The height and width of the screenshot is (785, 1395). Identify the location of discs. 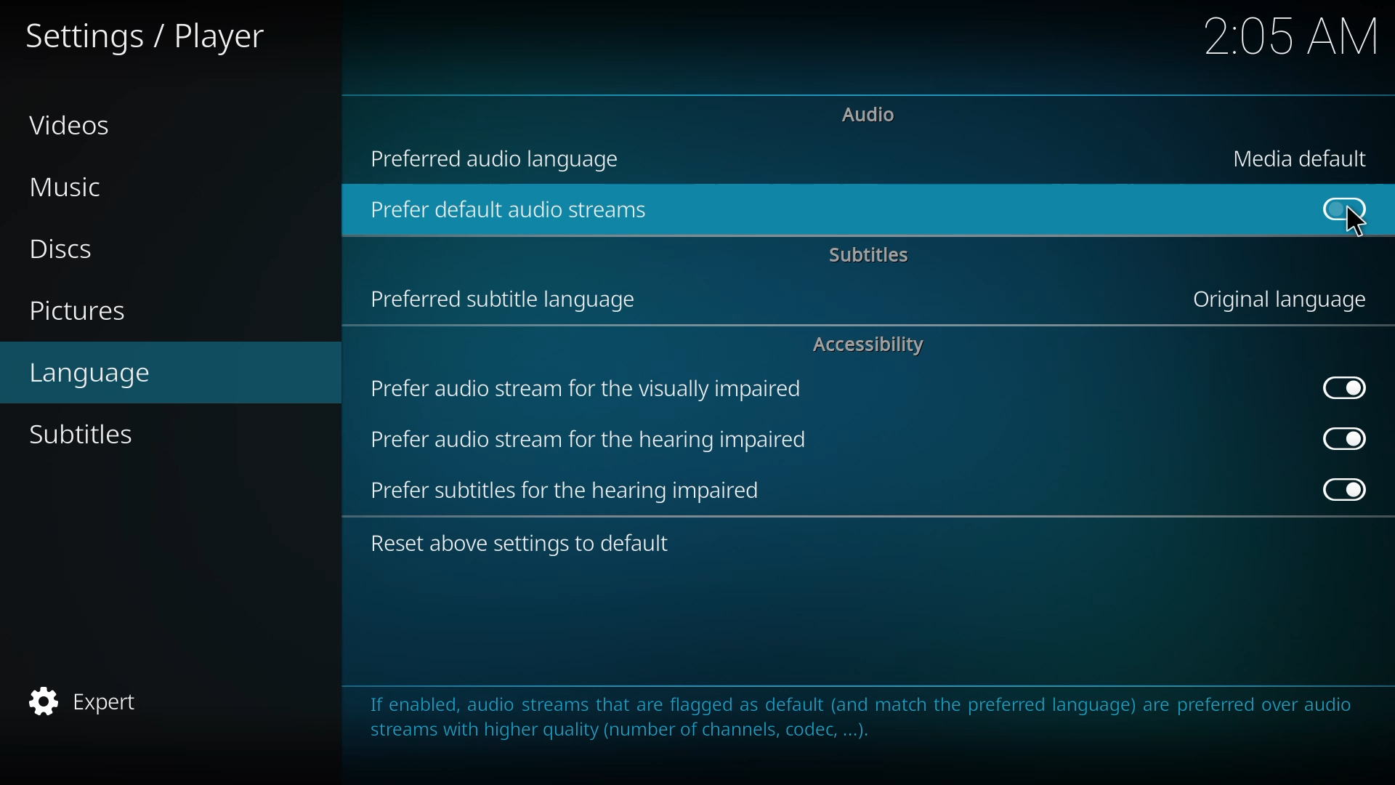
(62, 249).